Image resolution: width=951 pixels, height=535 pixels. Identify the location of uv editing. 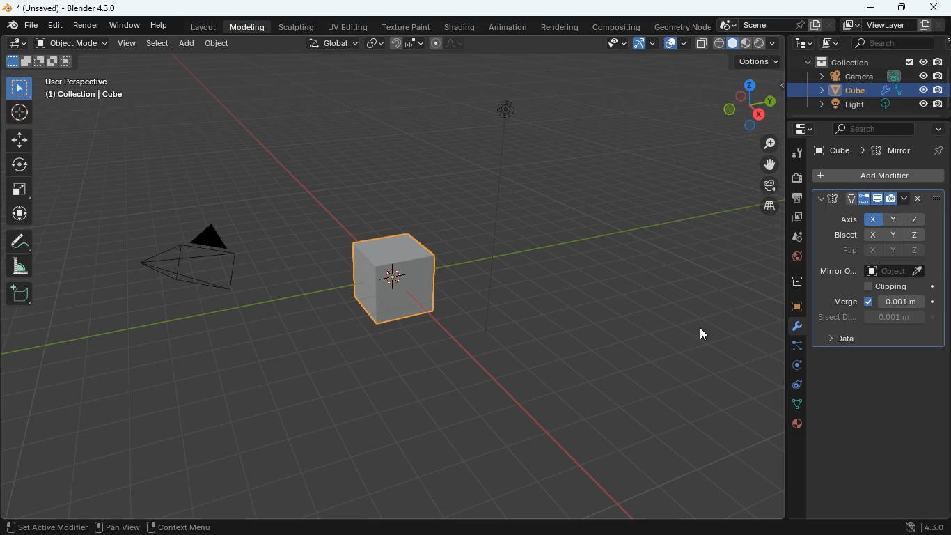
(347, 26).